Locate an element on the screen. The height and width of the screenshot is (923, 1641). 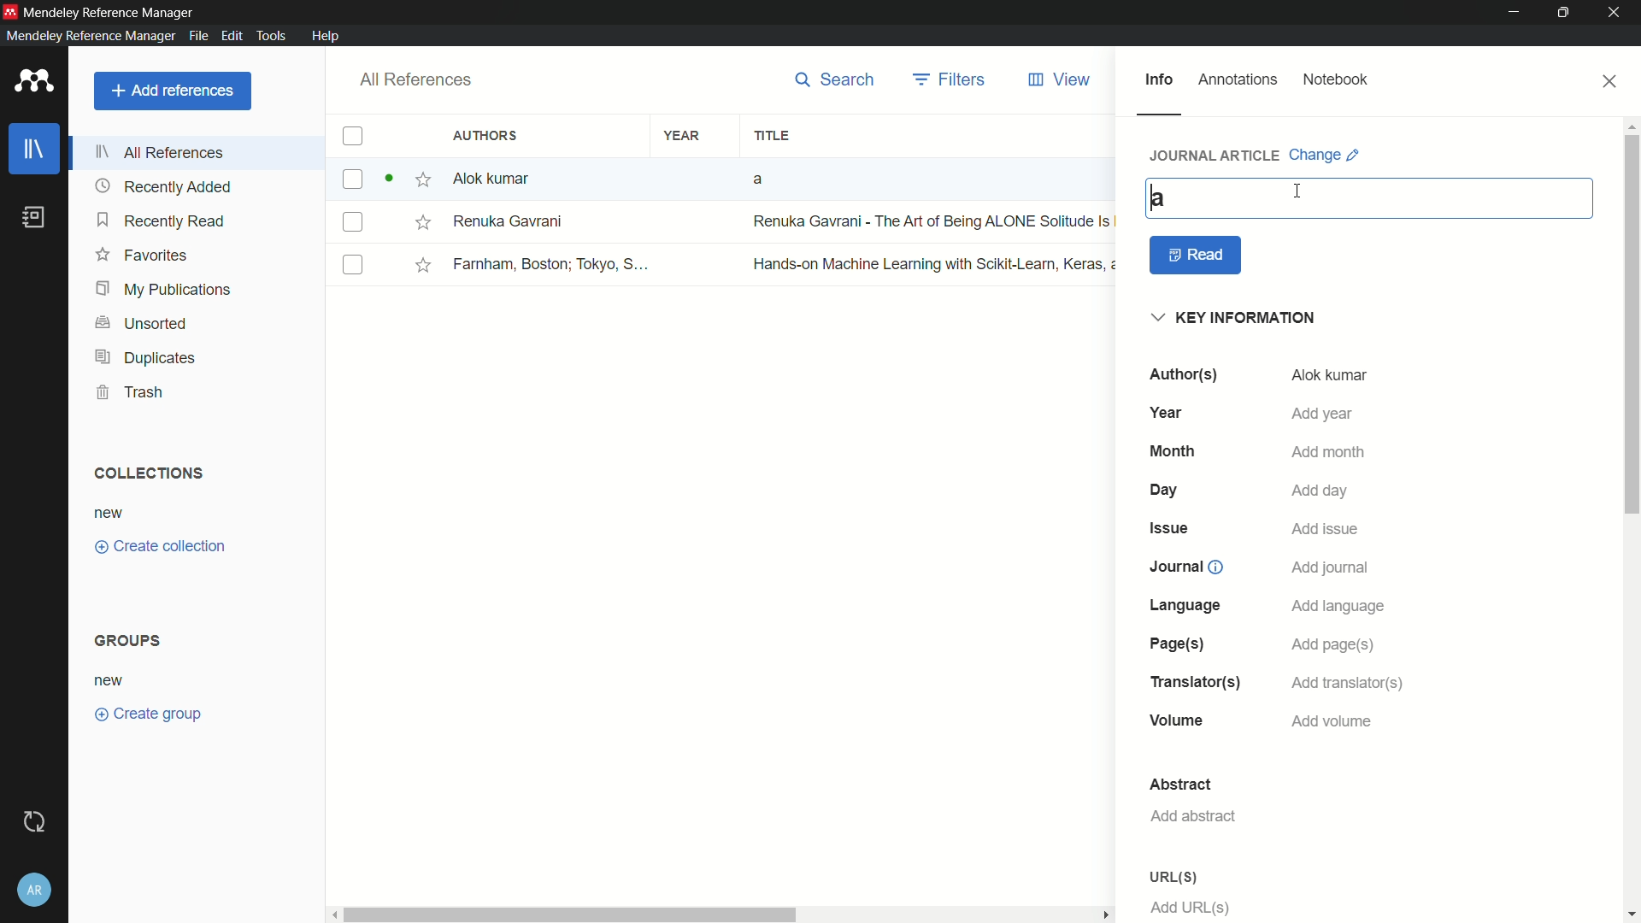
read is located at coordinates (1197, 256).